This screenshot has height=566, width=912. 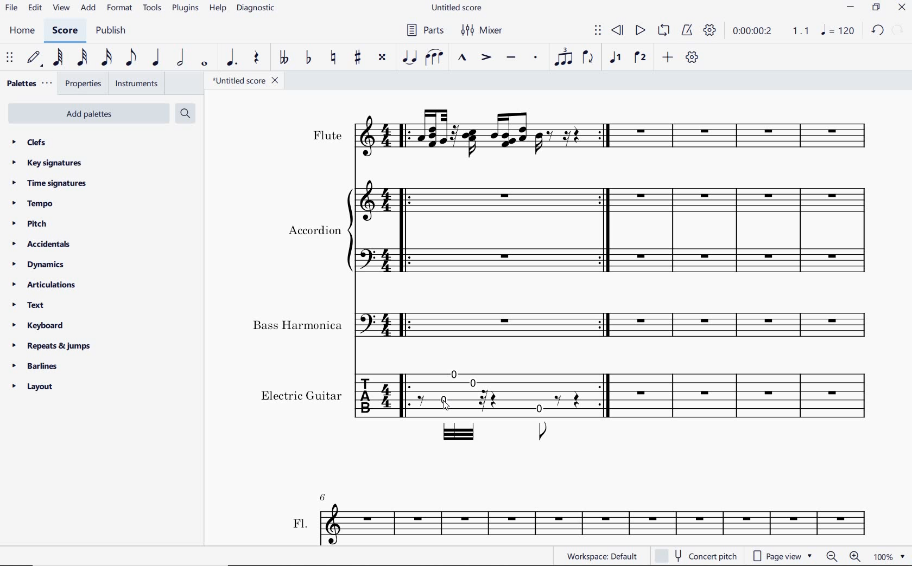 I want to click on select to move, so click(x=10, y=58).